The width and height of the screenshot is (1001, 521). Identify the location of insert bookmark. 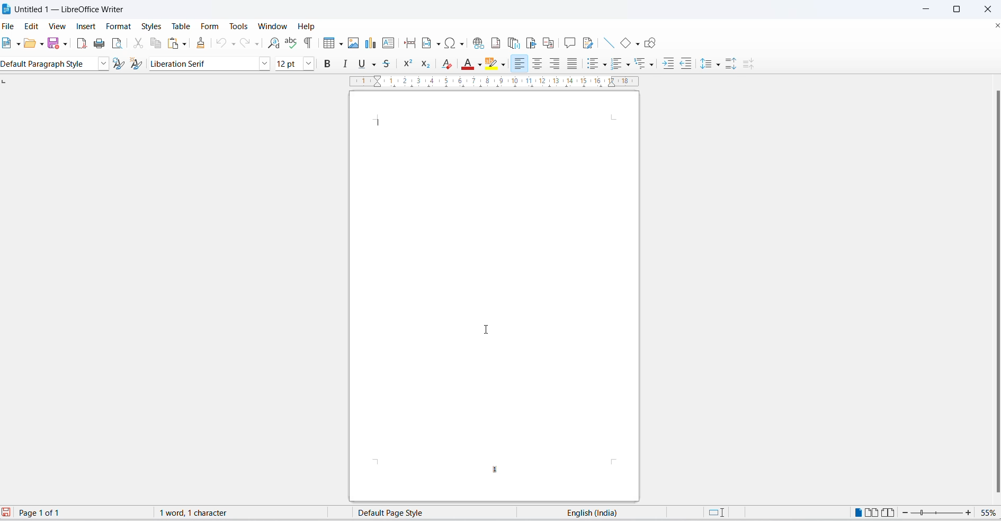
(530, 43).